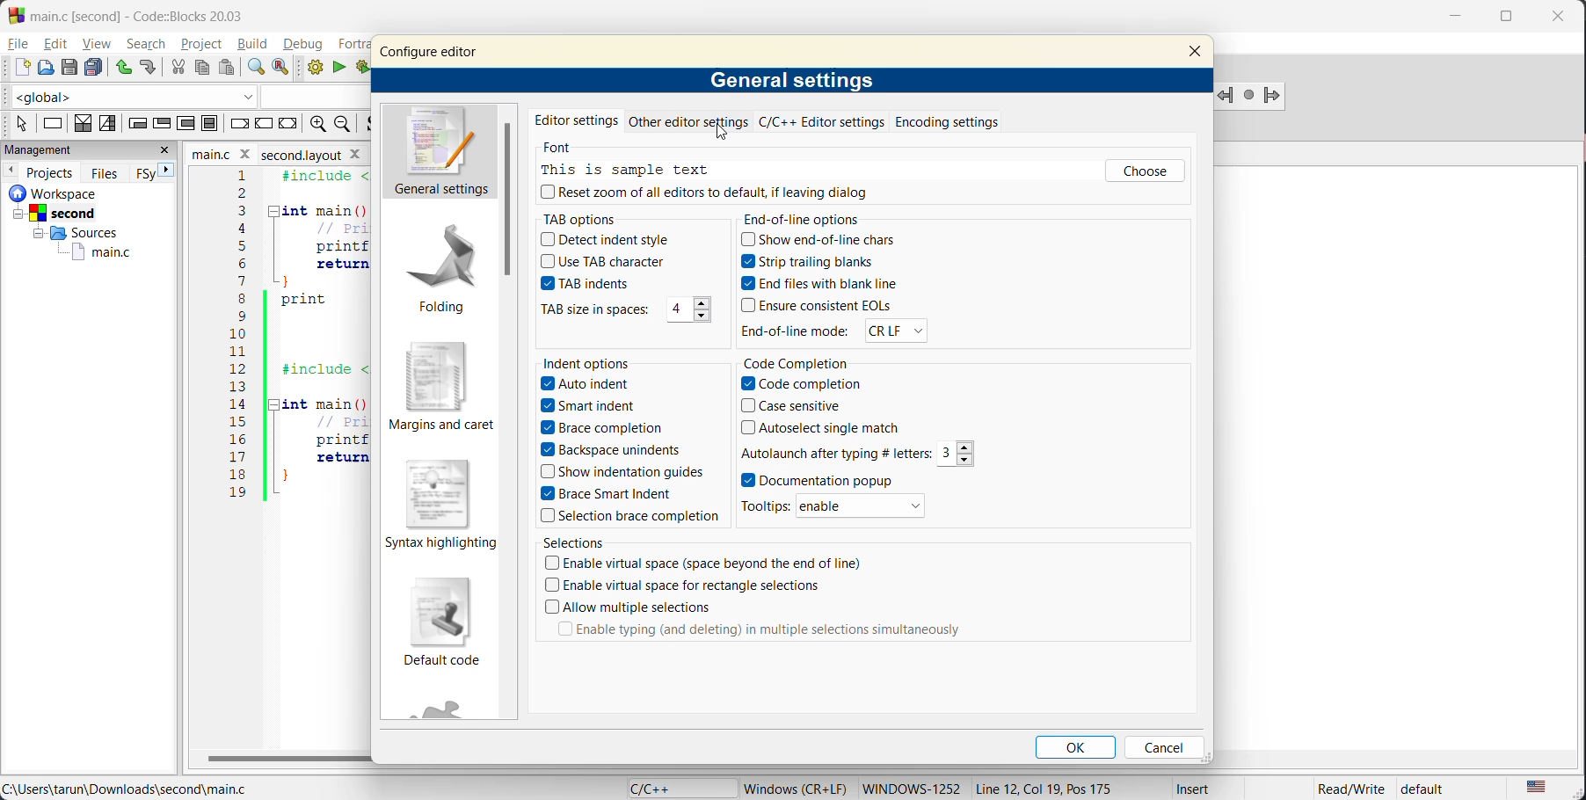 This screenshot has width=1586, height=800. Describe the element at coordinates (1196, 789) in the screenshot. I see `Insert` at that location.